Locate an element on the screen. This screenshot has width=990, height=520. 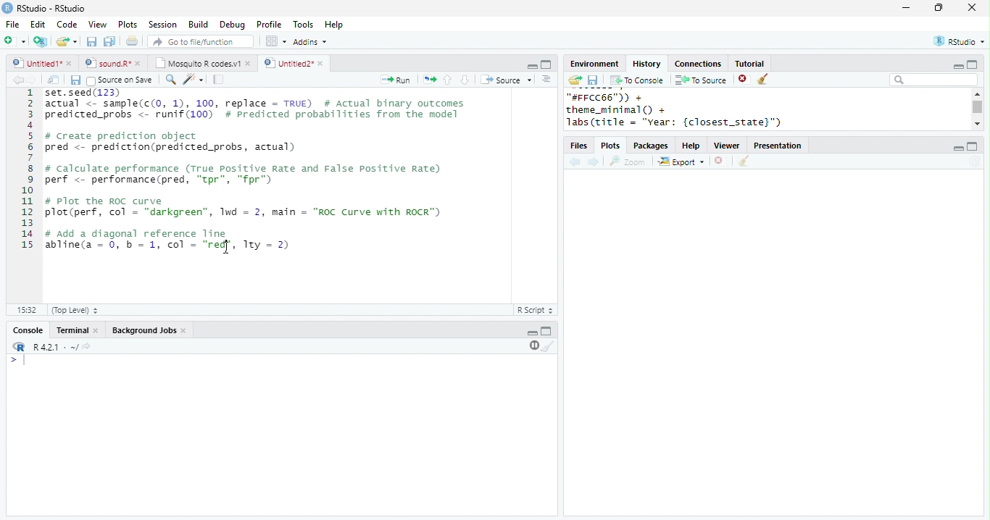
back is located at coordinates (575, 163).